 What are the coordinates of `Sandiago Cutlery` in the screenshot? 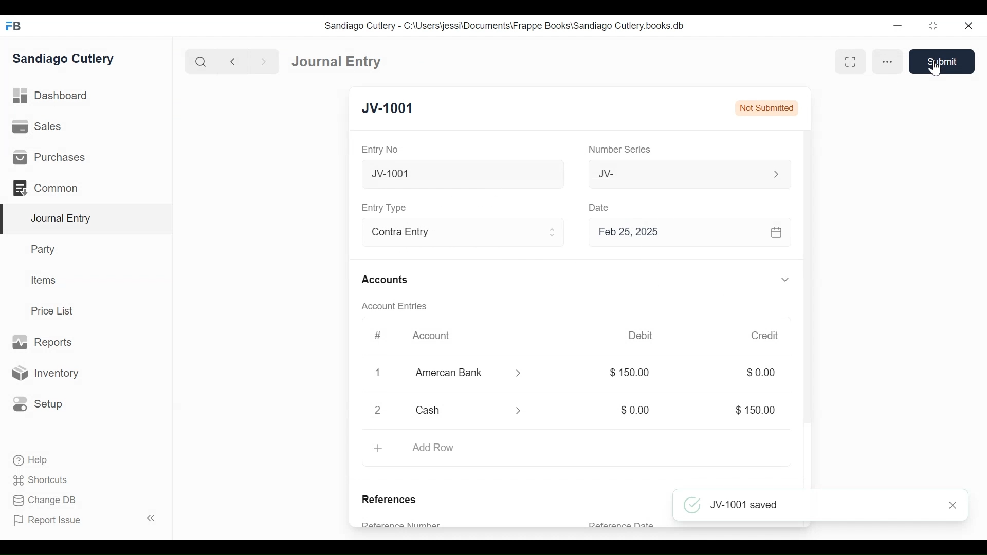 It's located at (65, 59).